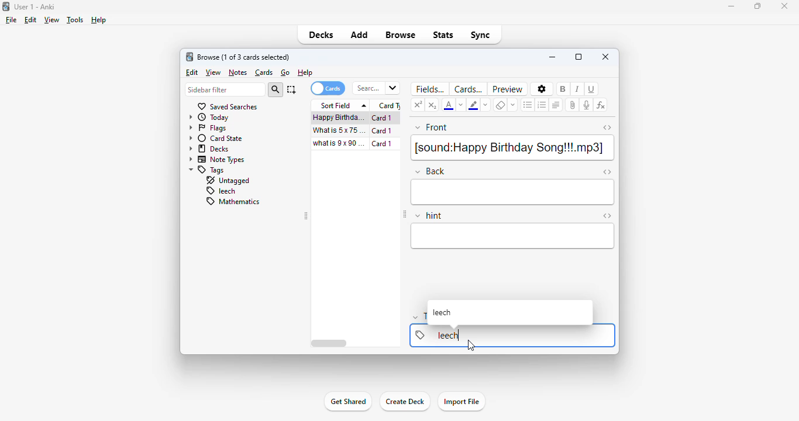 This screenshot has width=799, height=421. What do you see at coordinates (607, 127) in the screenshot?
I see `toggle HTML editor` at bounding box center [607, 127].